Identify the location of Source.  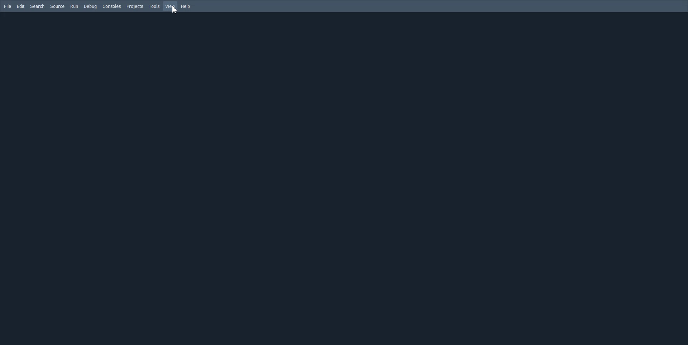
(57, 6).